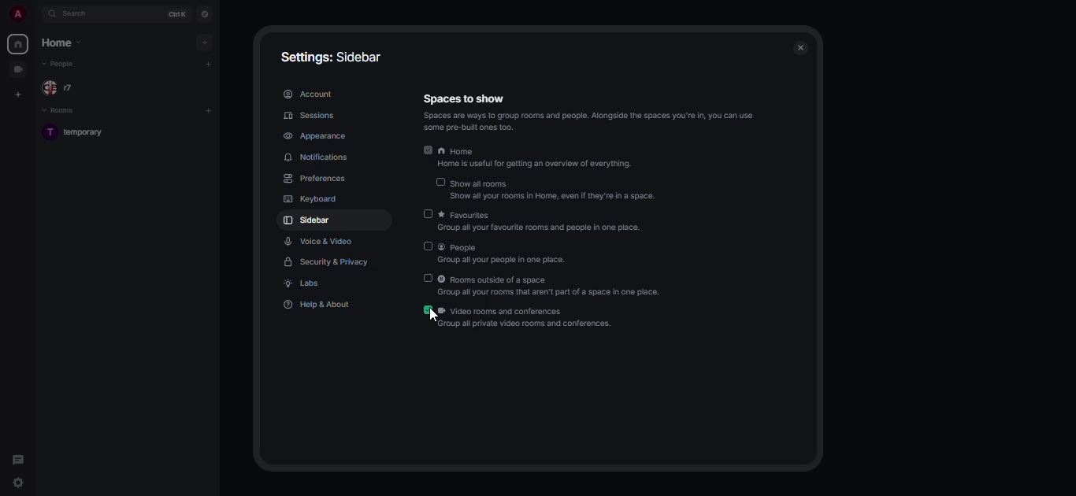  What do you see at coordinates (317, 135) in the screenshot?
I see `appearance` at bounding box center [317, 135].